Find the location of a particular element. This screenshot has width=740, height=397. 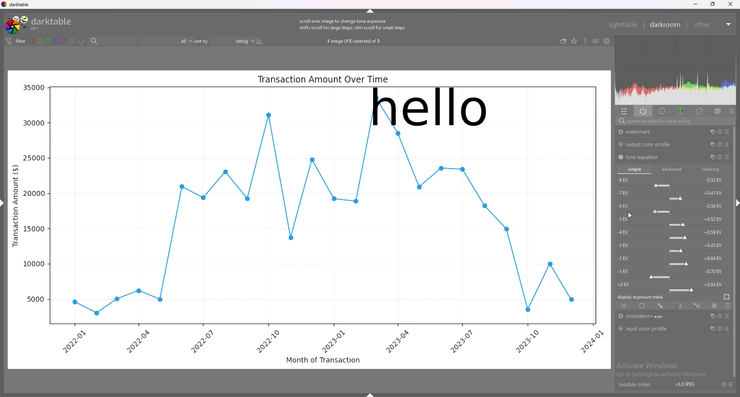

help is located at coordinates (584, 42).